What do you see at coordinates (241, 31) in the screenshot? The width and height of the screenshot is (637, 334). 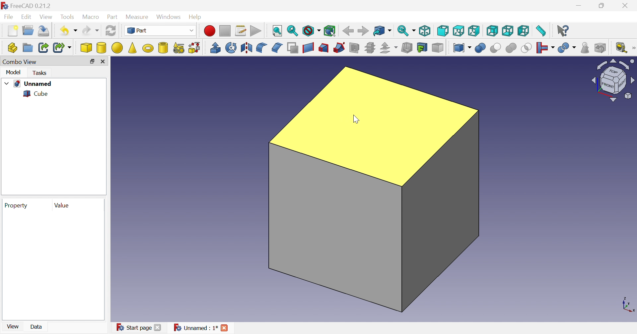 I see `Macros` at bounding box center [241, 31].